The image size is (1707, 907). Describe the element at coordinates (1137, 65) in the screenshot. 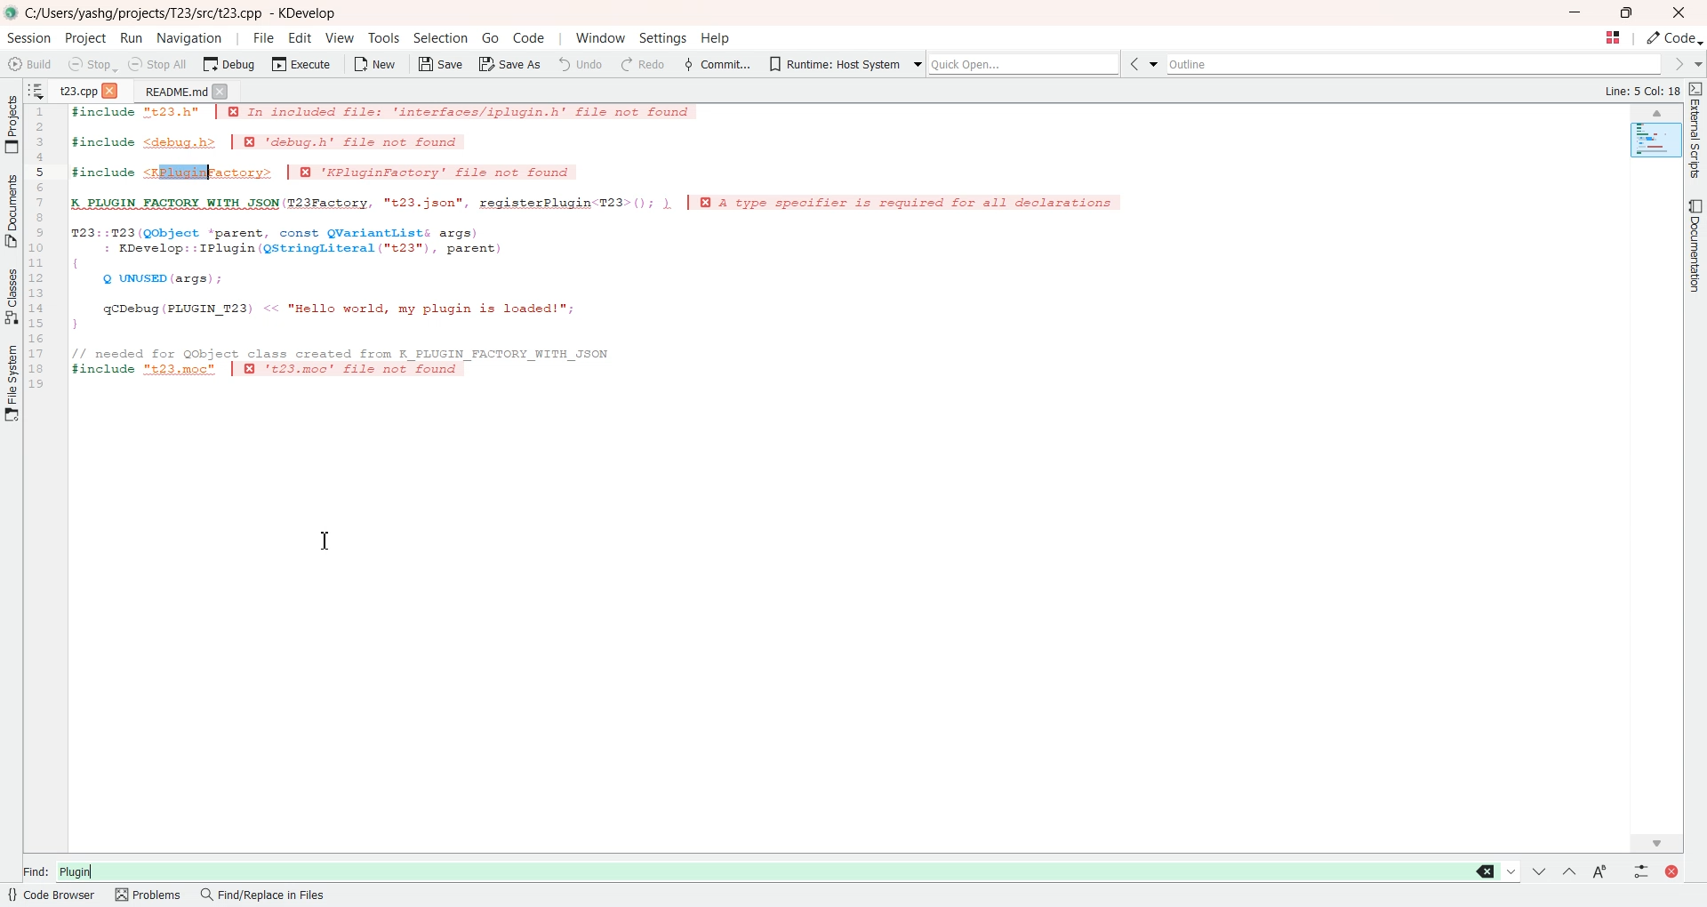

I see `Go back` at that location.